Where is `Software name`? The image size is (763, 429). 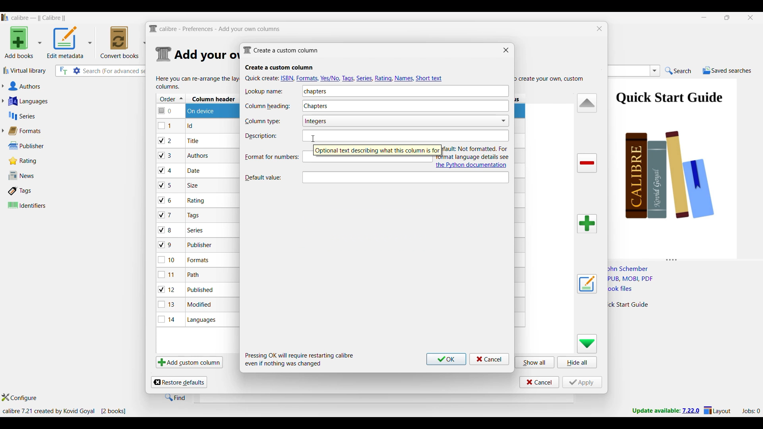
Software name is located at coordinates (39, 18).